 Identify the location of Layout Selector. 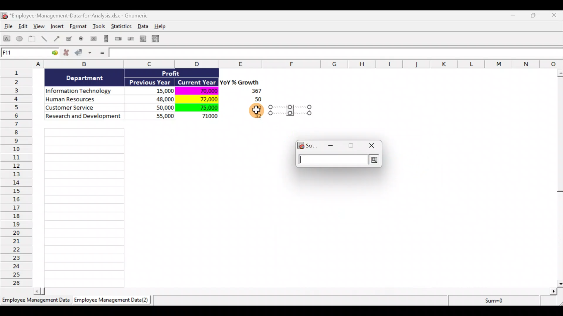
(374, 160).